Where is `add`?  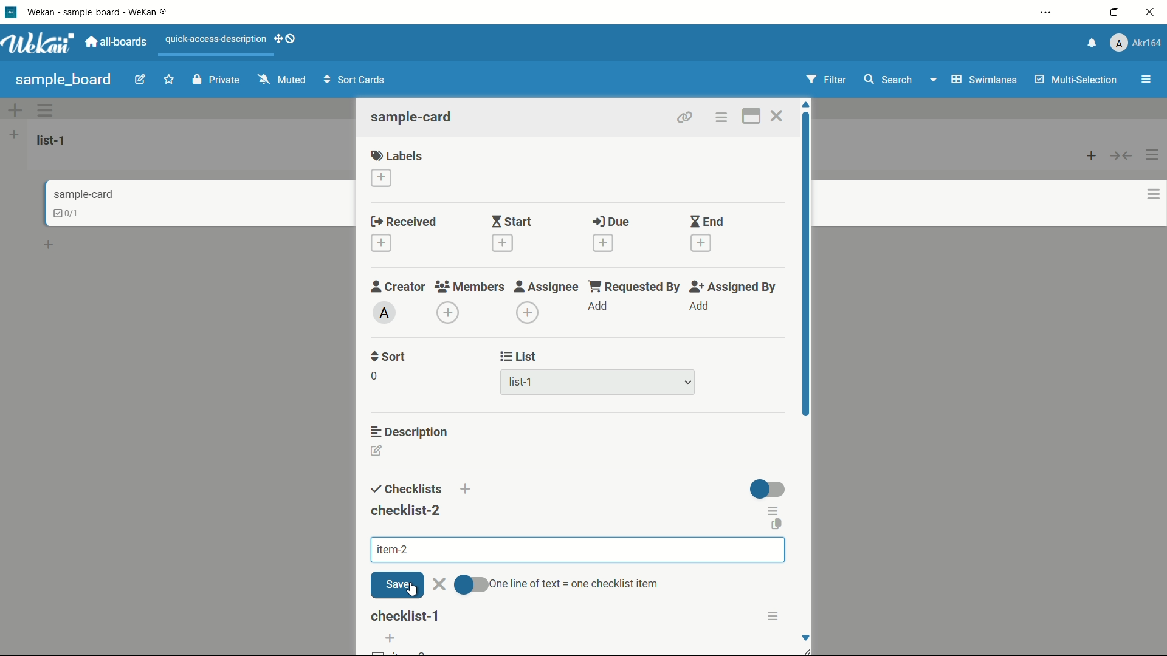 add is located at coordinates (469, 491).